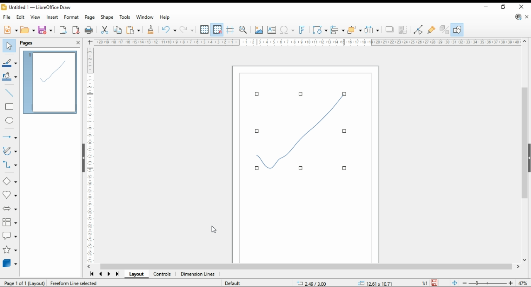 This screenshot has width=531, height=287. What do you see at coordinates (432, 30) in the screenshot?
I see `show gluepoint function` at bounding box center [432, 30].